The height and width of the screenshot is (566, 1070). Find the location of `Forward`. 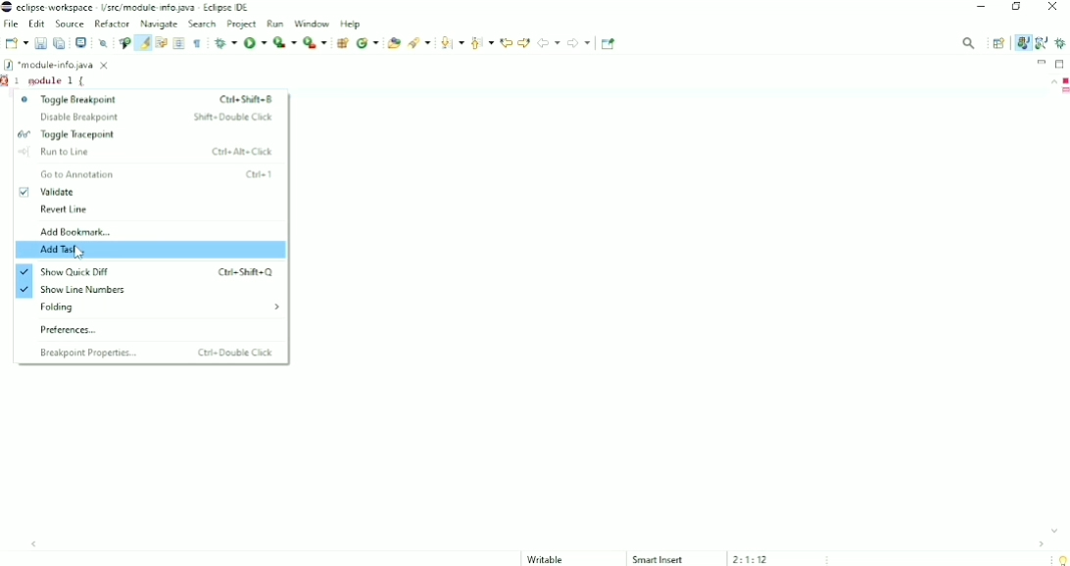

Forward is located at coordinates (579, 43).